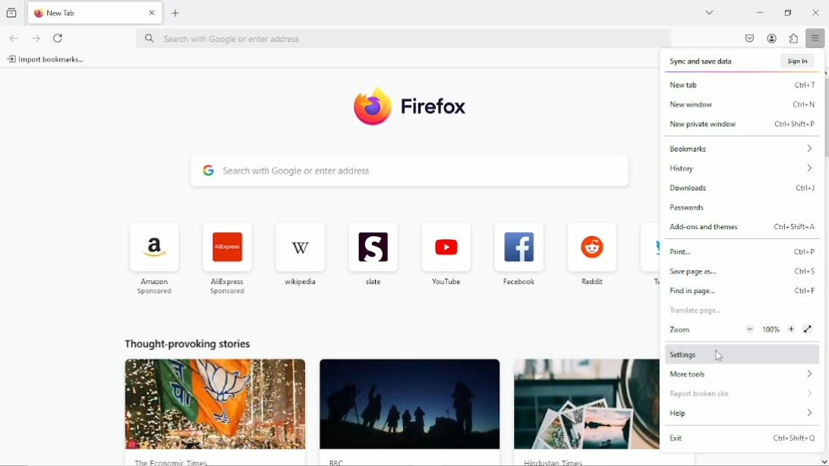 This screenshot has width=829, height=466. I want to click on save page as, so click(692, 272).